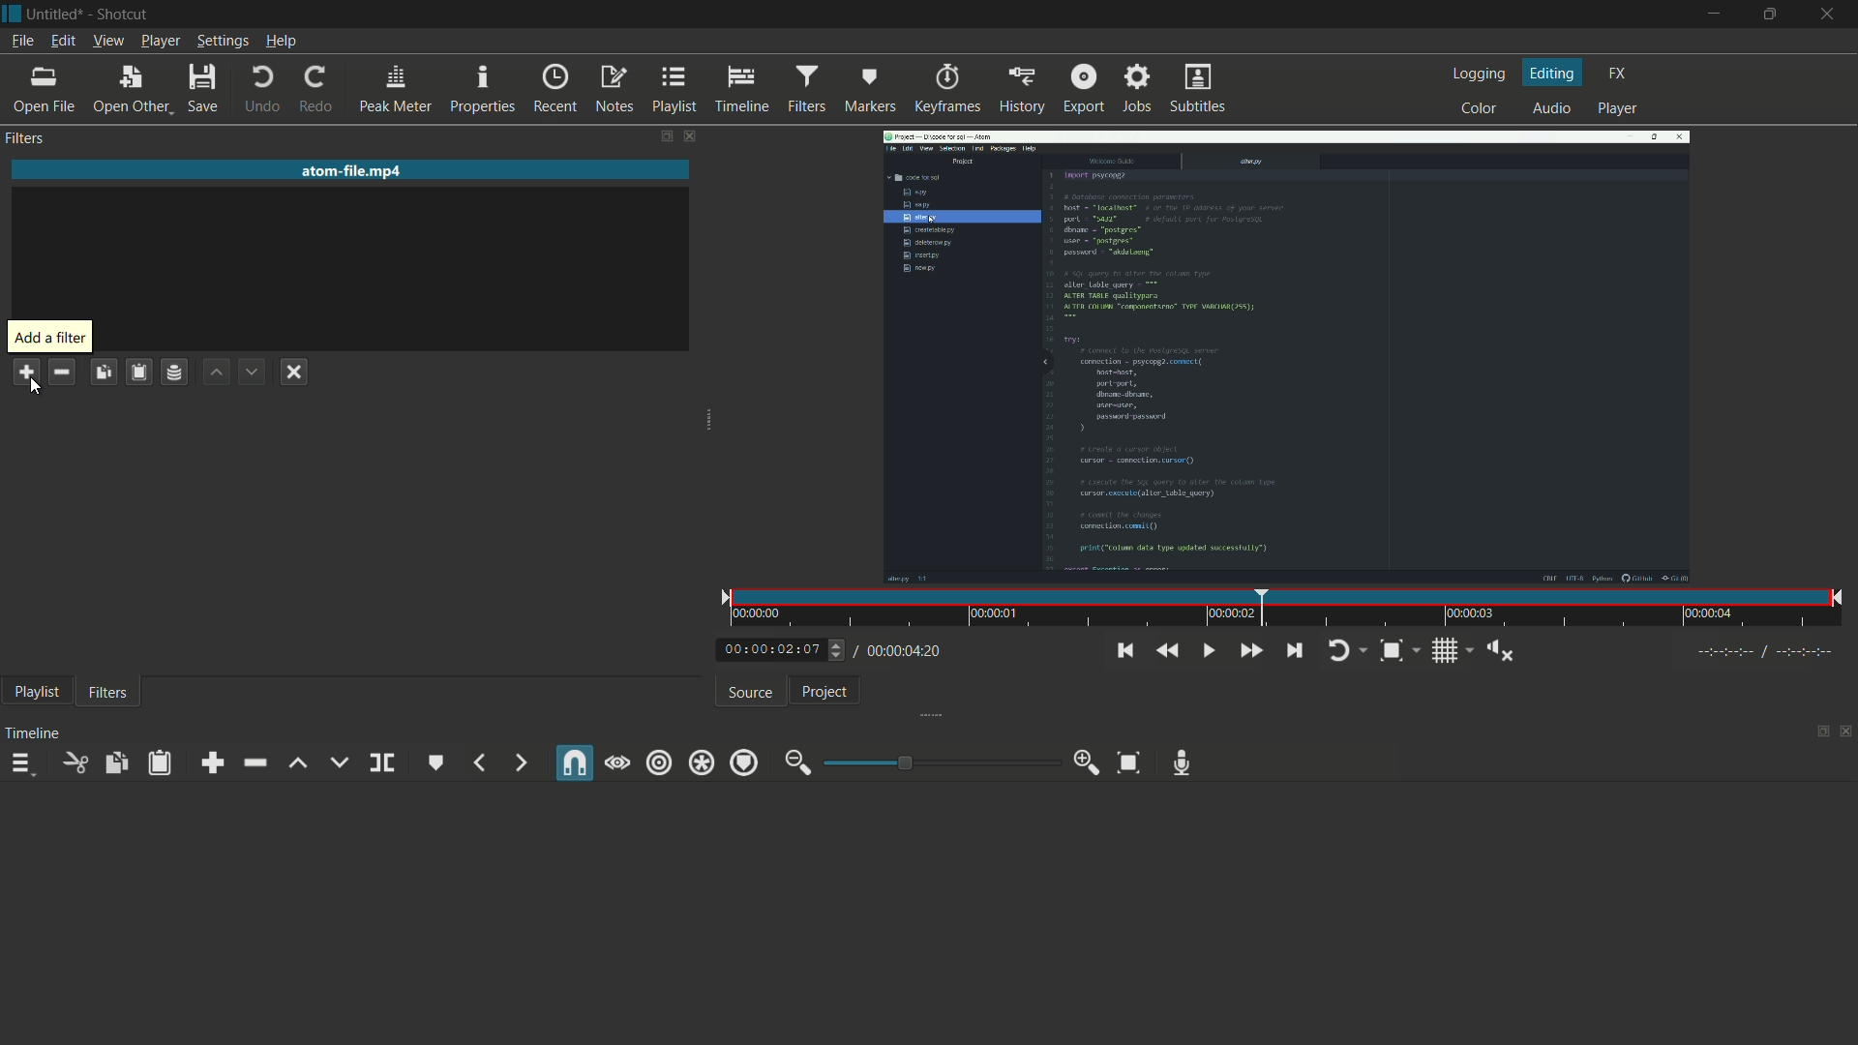  I want to click on copy checked filters, so click(104, 373).